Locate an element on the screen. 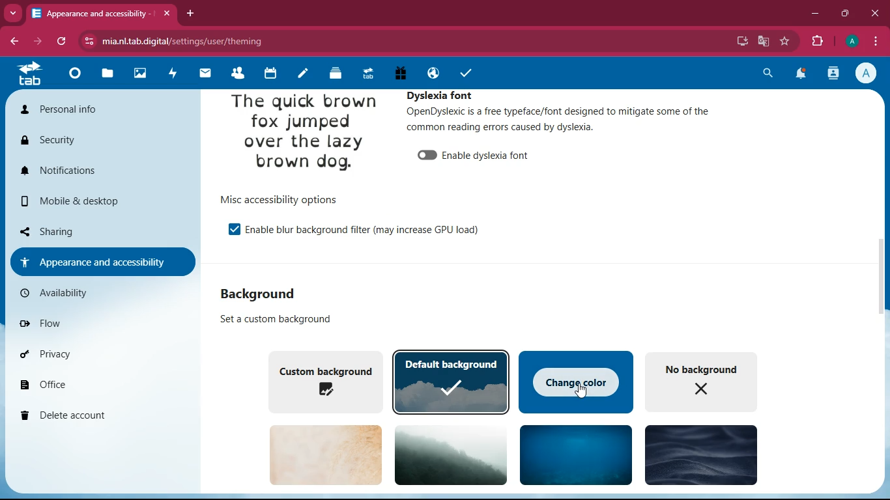 This screenshot has width=890, height=500. minimize is located at coordinates (816, 14).